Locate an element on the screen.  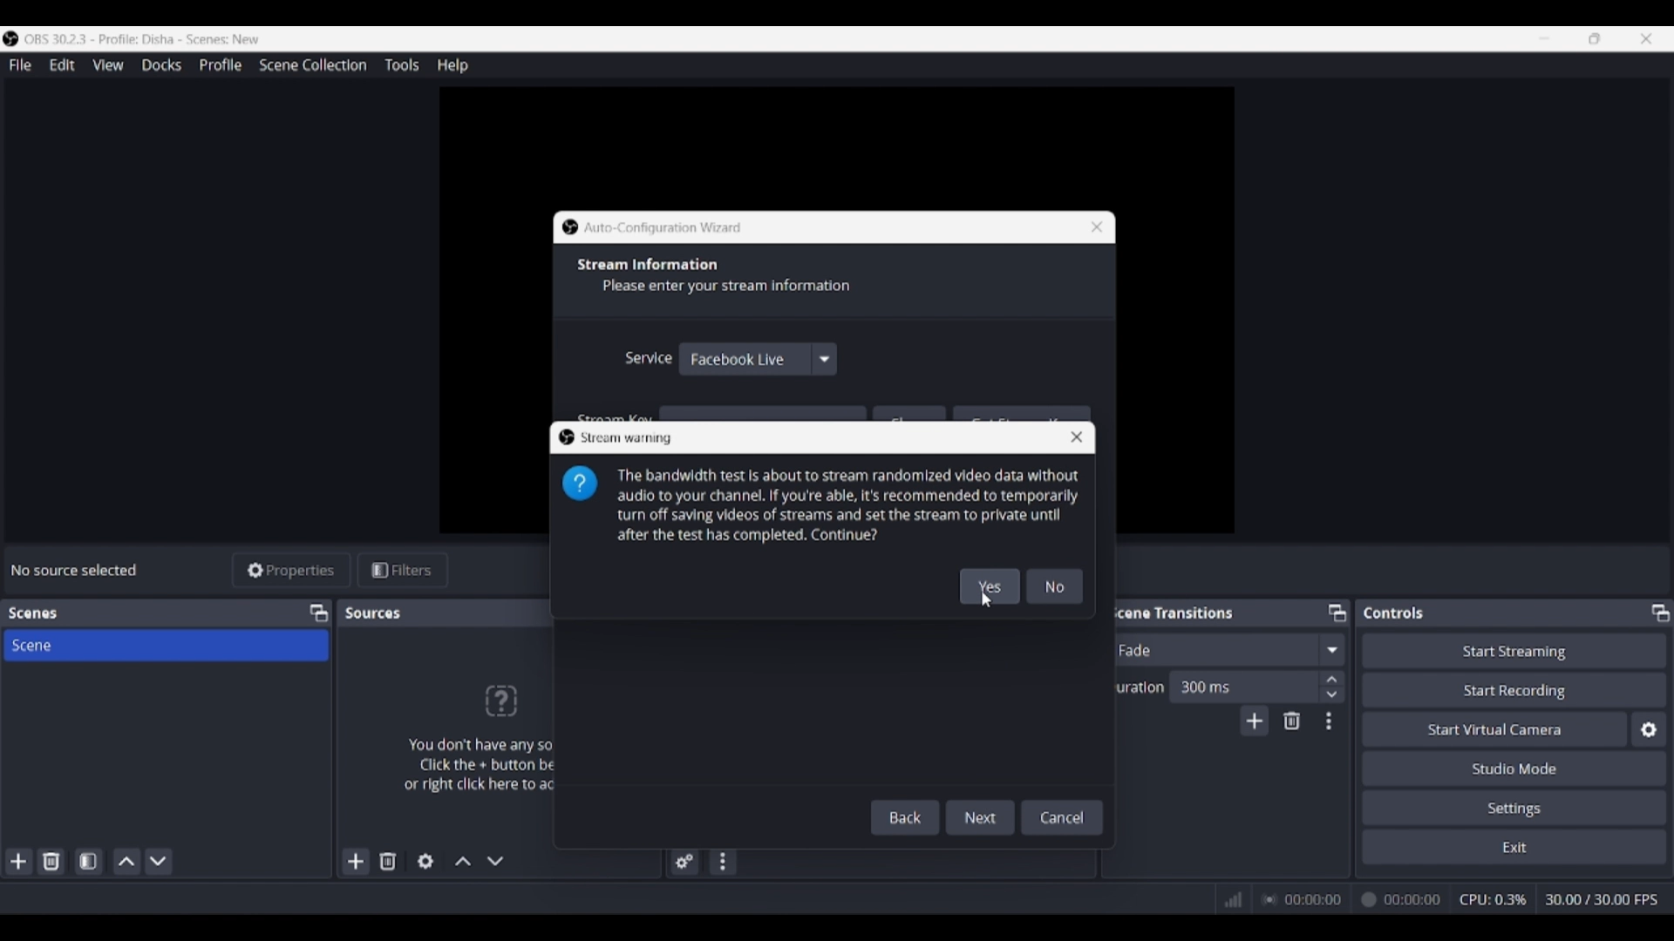
Start virtual camera is located at coordinates (1494, 728).